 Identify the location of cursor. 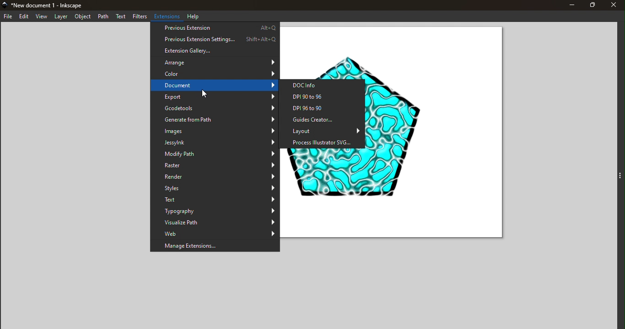
(203, 93).